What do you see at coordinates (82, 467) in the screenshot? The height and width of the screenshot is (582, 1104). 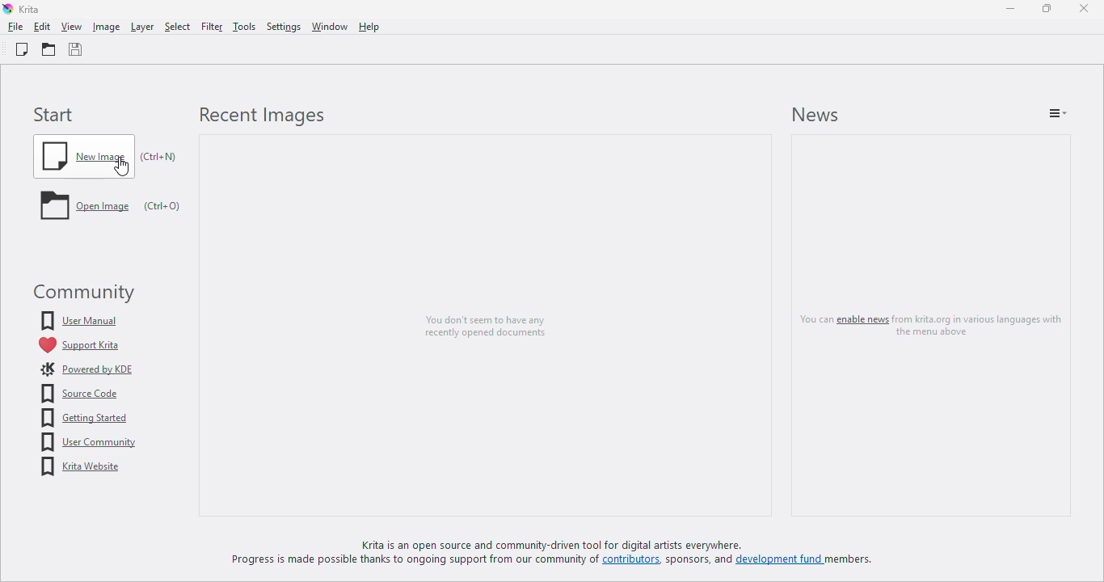 I see `krita website` at bounding box center [82, 467].